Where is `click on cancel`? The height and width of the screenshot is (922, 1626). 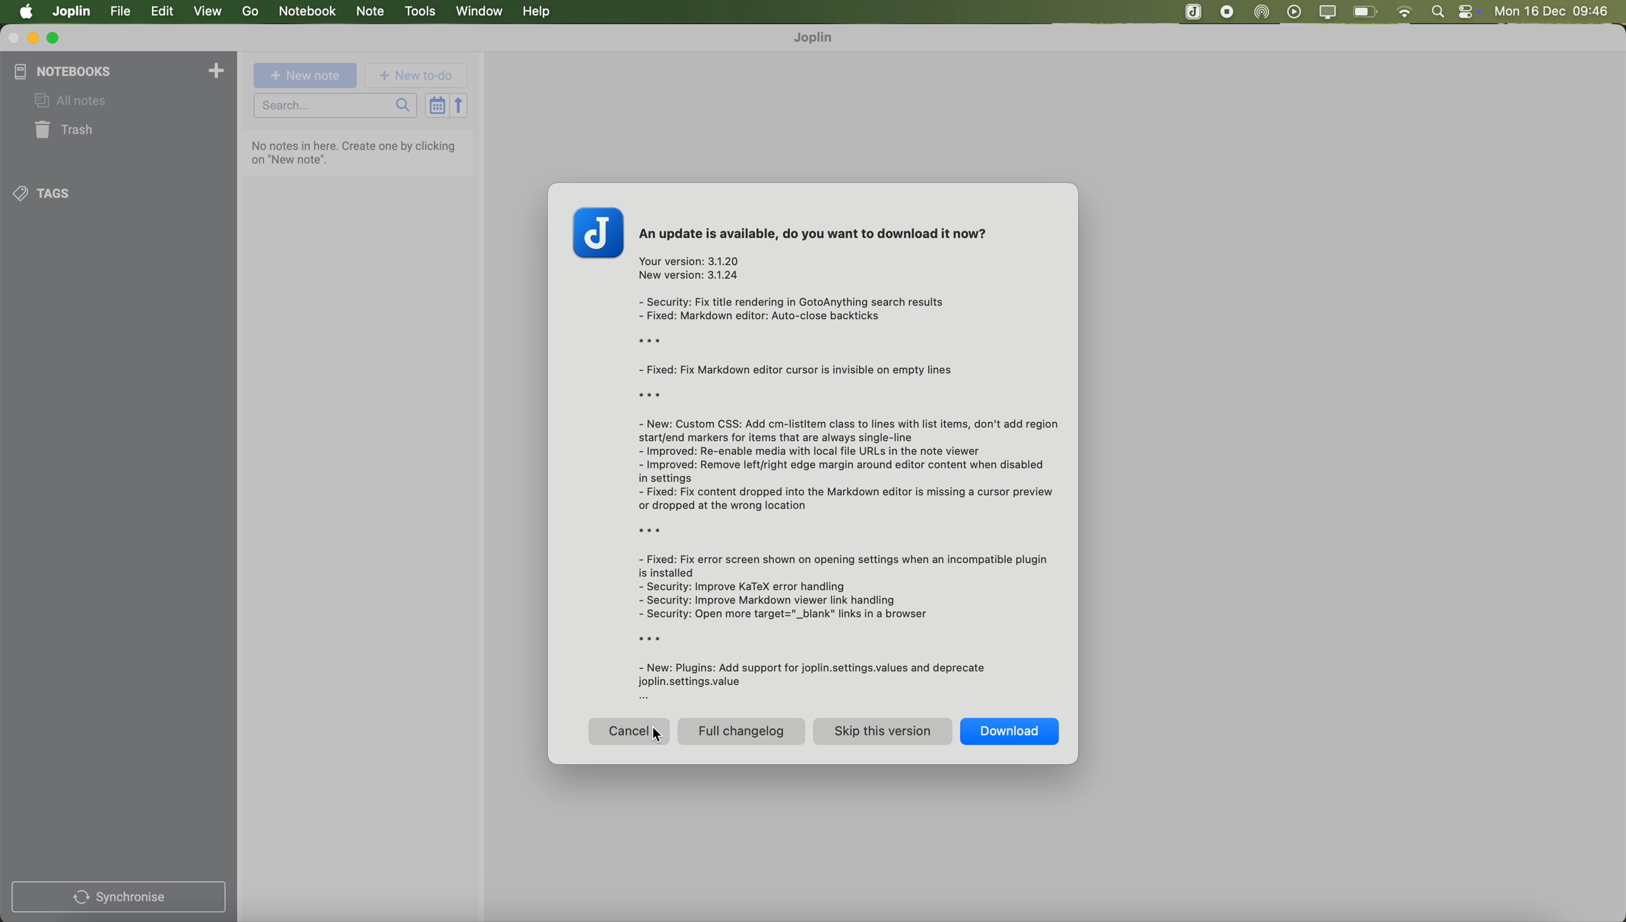 click on cancel is located at coordinates (631, 734).